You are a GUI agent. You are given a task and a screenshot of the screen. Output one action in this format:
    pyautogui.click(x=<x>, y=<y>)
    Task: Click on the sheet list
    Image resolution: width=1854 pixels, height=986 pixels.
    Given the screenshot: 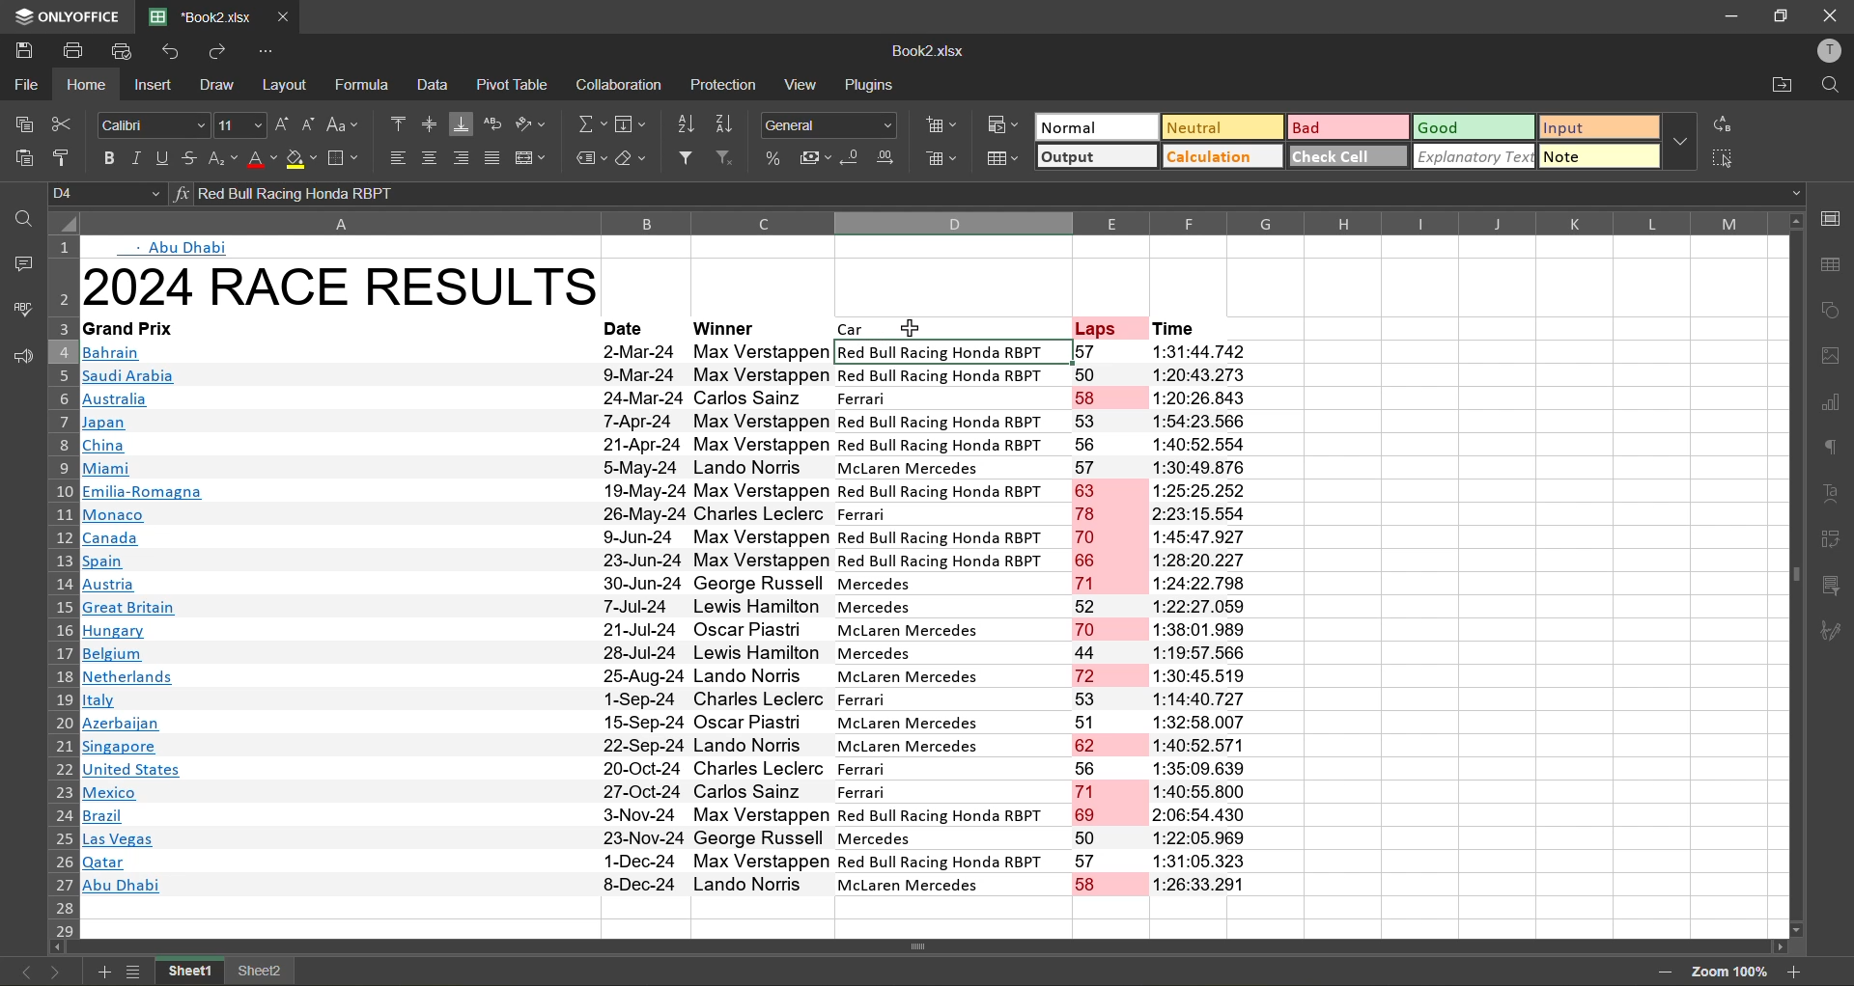 What is the action you would take?
    pyautogui.click(x=132, y=972)
    